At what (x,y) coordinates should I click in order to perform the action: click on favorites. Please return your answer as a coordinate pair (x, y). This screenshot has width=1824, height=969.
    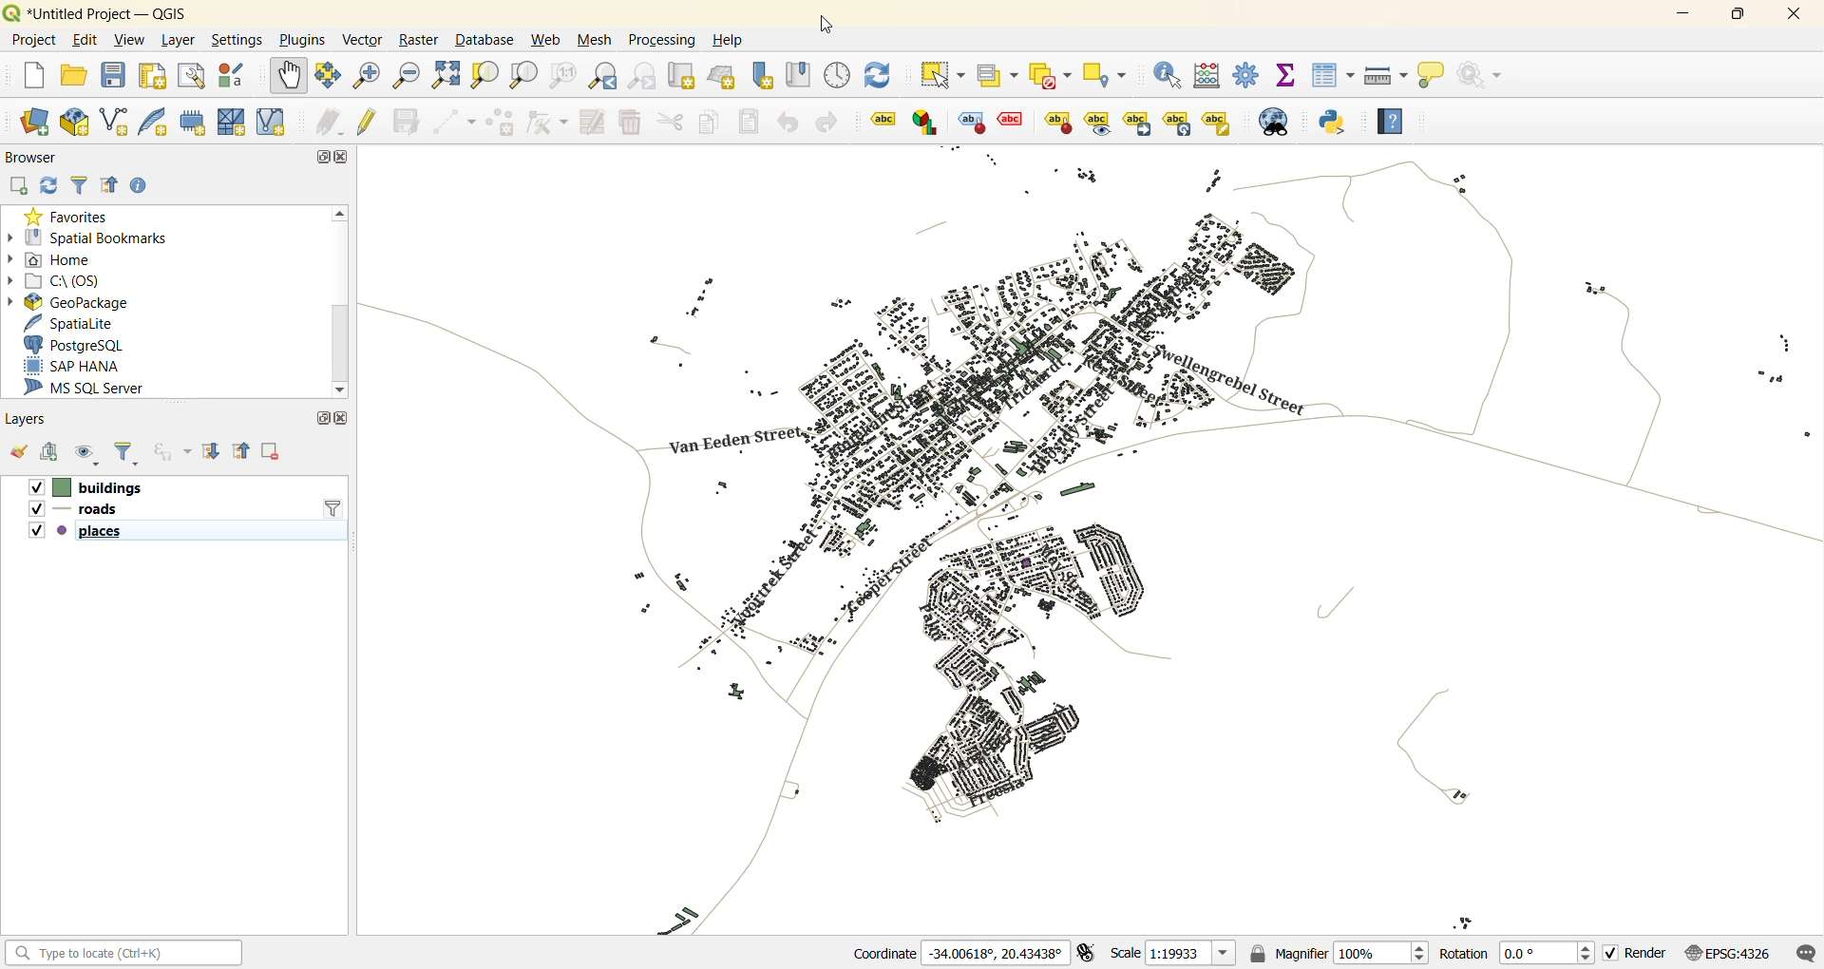
    Looking at the image, I should click on (67, 216).